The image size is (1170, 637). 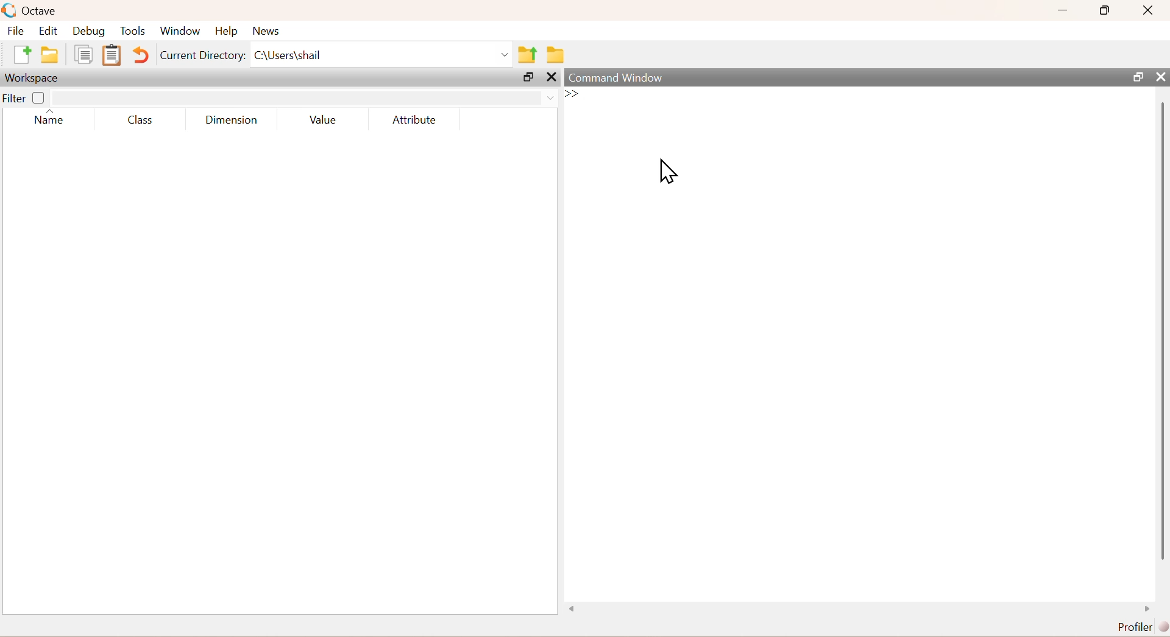 I want to click on scroll right, so click(x=1147, y=609).